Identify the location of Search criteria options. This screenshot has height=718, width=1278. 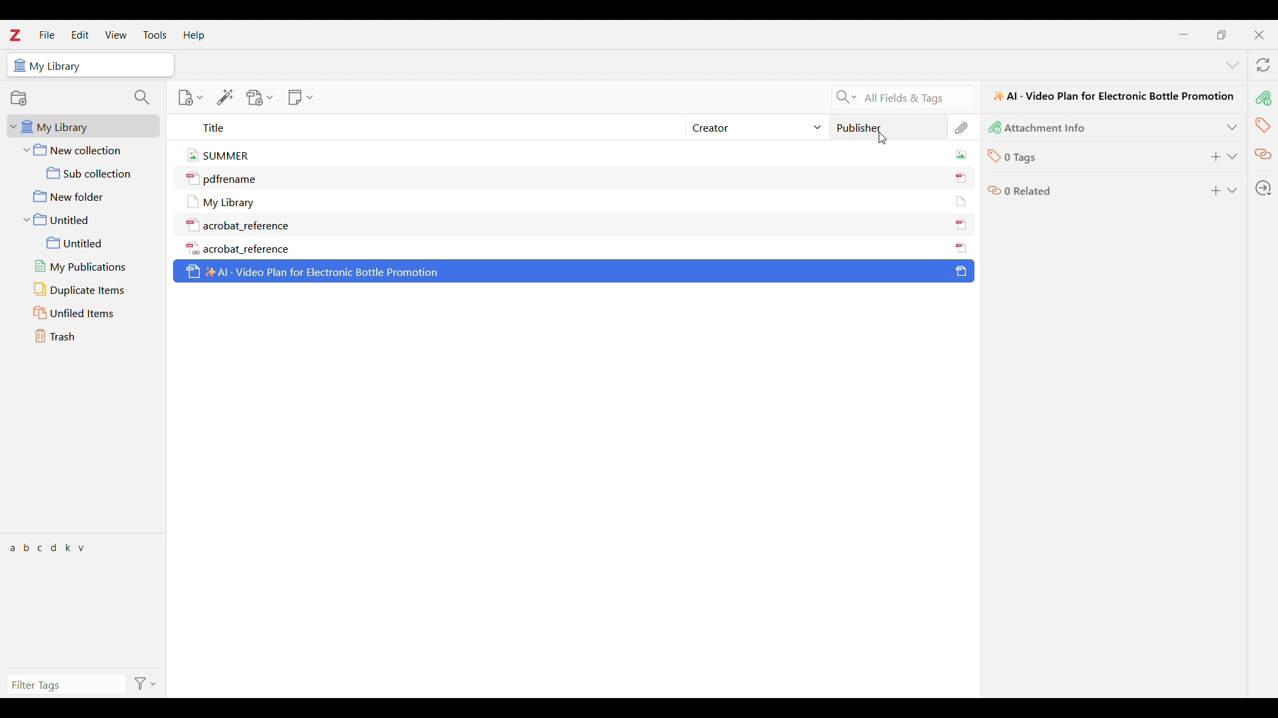
(847, 97).